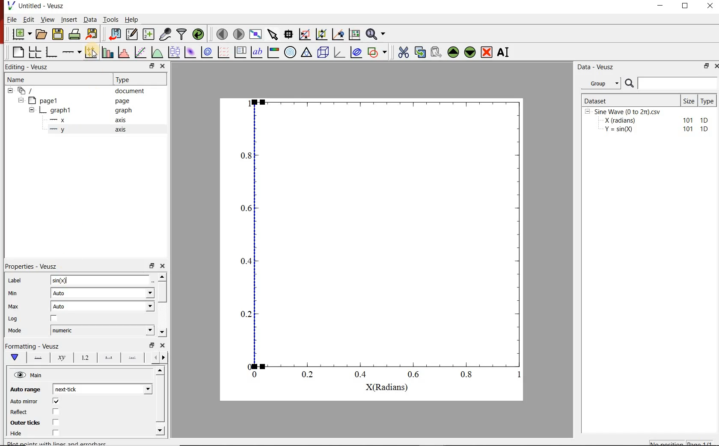 Image resolution: width=719 pixels, height=446 pixels. I want to click on read data points, so click(288, 33).